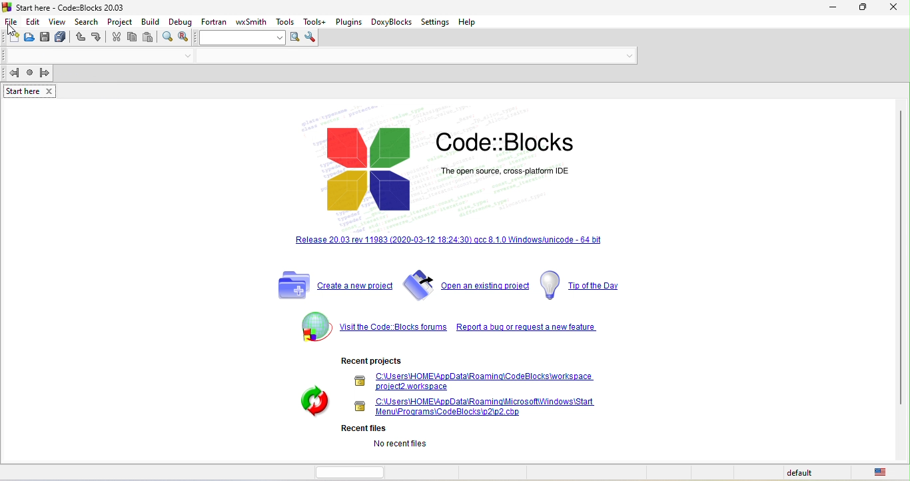 This screenshot has height=481, width=910. Describe the element at coordinates (12, 73) in the screenshot. I see `jump back` at that location.